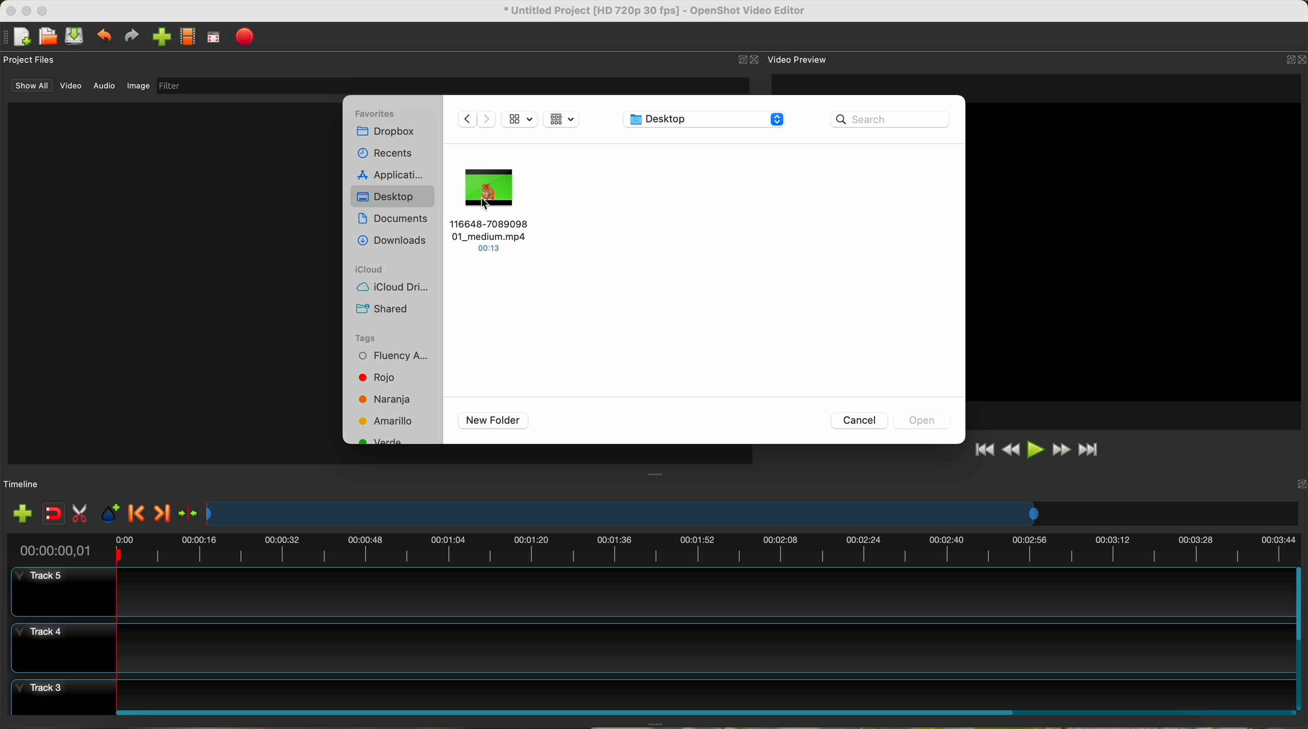 The image size is (1308, 729). What do you see at coordinates (388, 152) in the screenshot?
I see `recents` at bounding box center [388, 152].